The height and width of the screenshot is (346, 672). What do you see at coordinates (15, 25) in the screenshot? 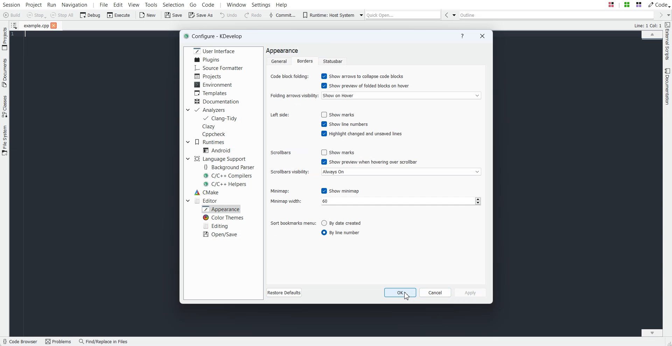
I see `Show sorted list` at bounding box center [15, 25].